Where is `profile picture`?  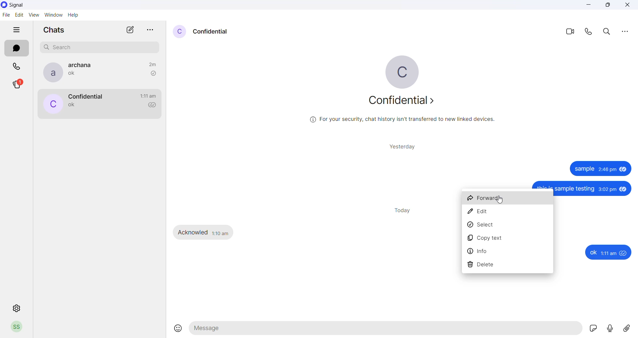
profile picture is located at coordinates (52, 105).